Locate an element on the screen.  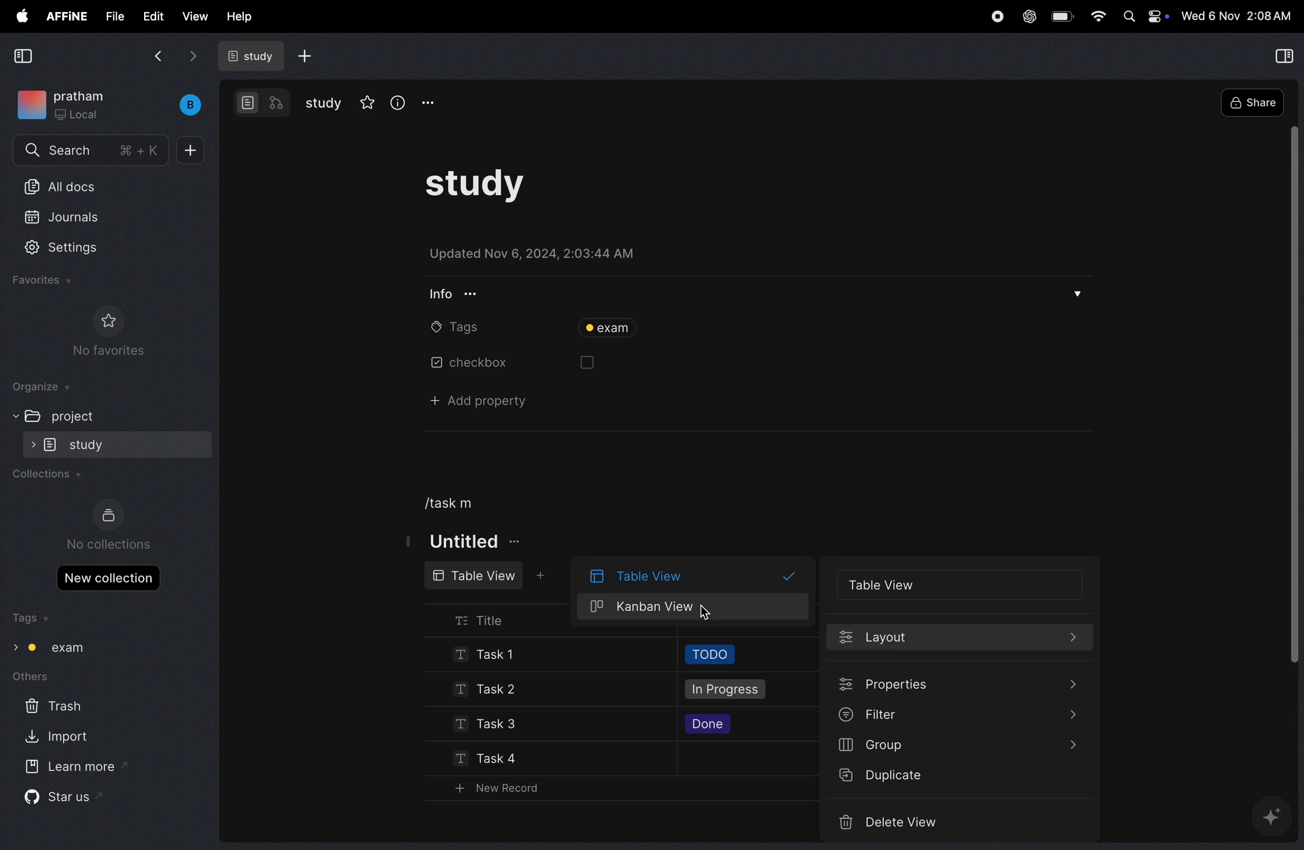
no favourites is located at coordinates (110, 331).